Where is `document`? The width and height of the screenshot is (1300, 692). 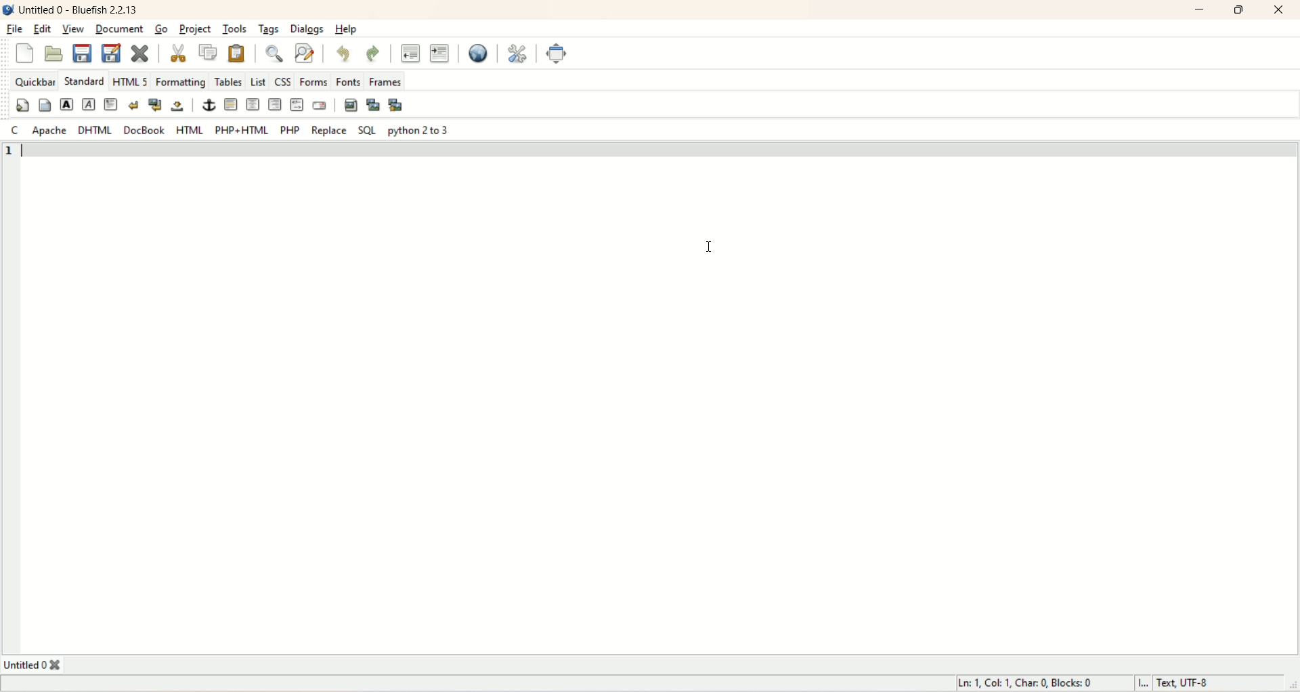 document is located at coordinates (120, 29).